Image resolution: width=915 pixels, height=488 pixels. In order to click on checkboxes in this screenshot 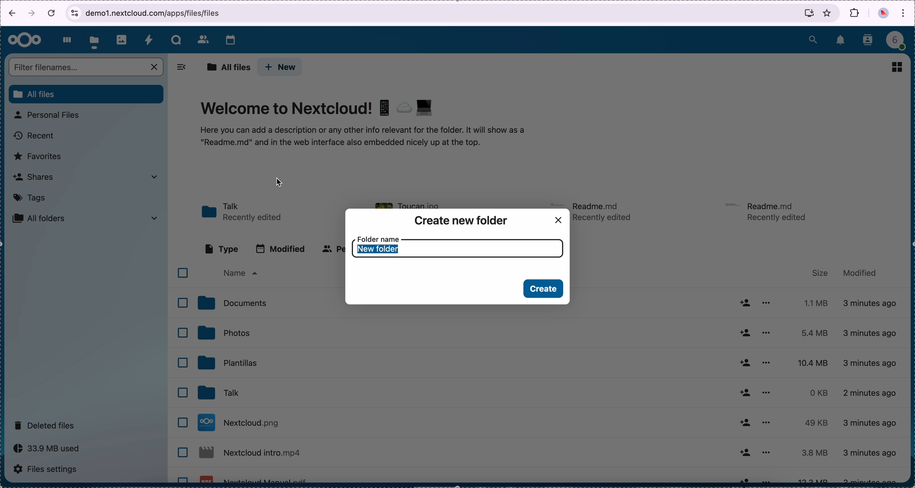, I will do `click(182, 374)`.